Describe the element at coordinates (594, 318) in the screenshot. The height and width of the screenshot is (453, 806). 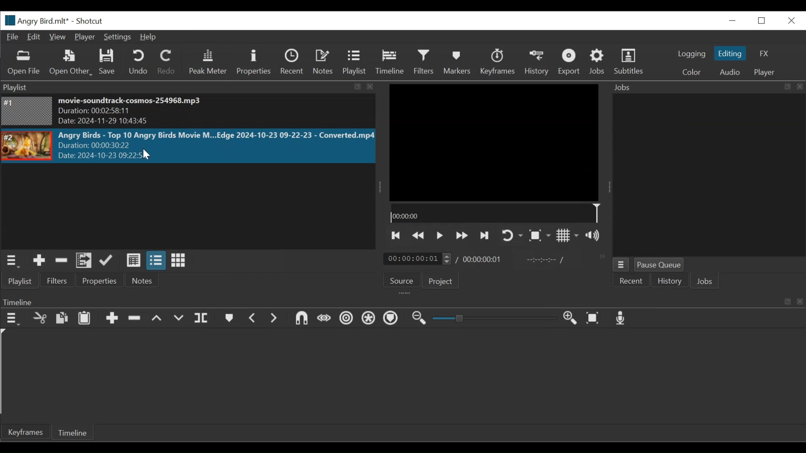
I see `Zoom timeline to fit` at that location.